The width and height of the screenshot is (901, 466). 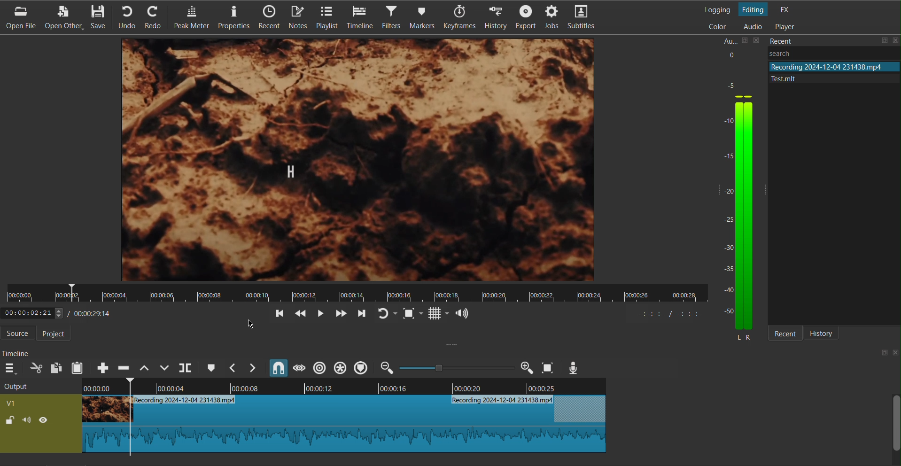 What do you see at coordinates (462, 314) in the screenshot?
I see `Show the volume control` at bounding box center [462, 314].